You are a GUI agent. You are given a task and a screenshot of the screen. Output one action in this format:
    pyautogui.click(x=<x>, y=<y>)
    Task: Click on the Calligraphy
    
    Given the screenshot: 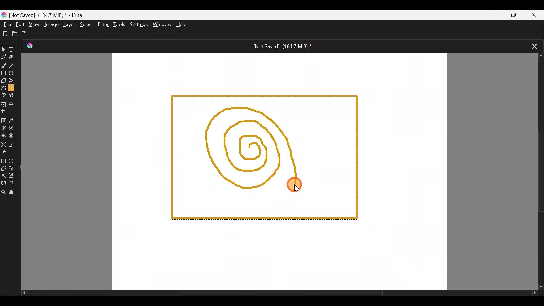 What is the action you would take?
    pyautogui.click(x=12, y=57)
    